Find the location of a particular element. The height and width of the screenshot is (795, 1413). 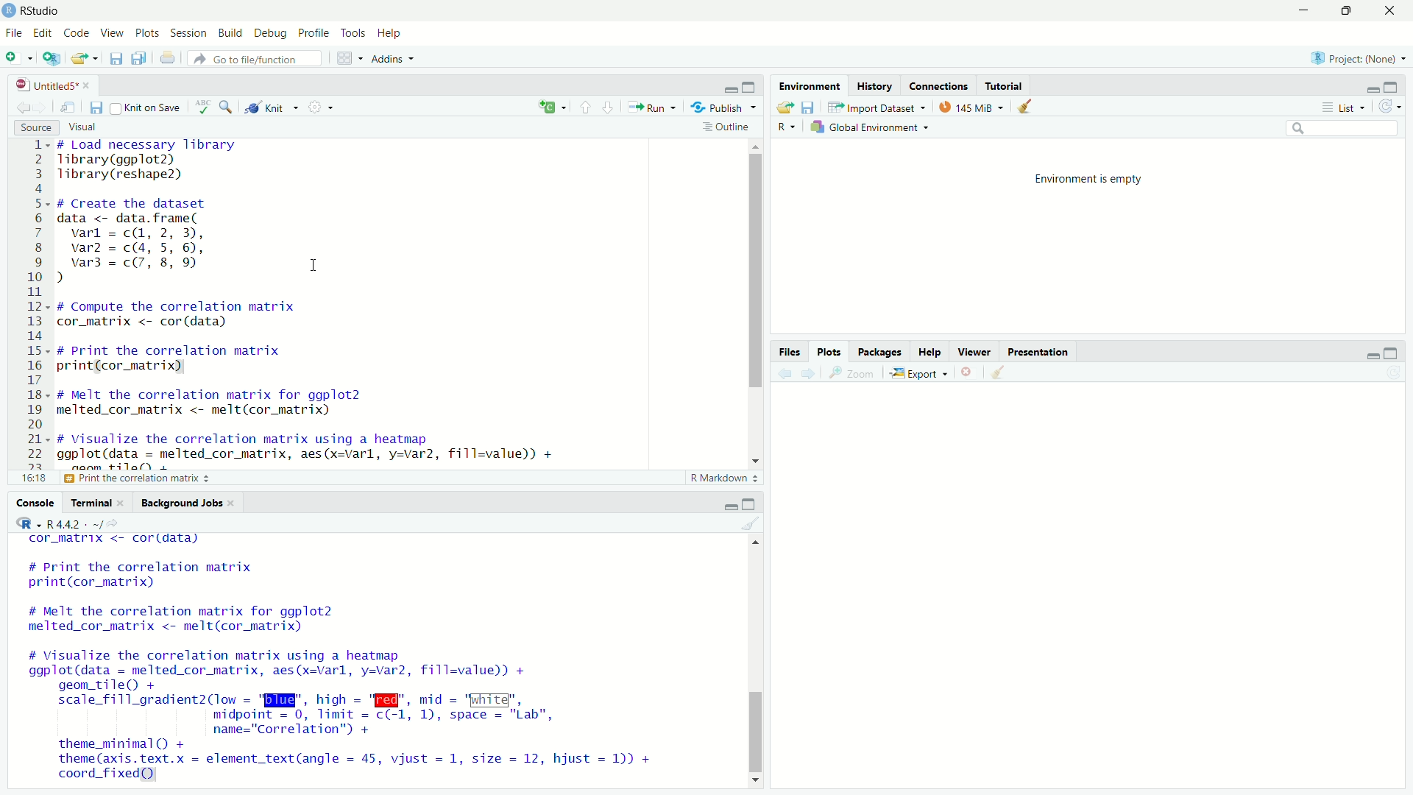

cursor is located at coordinates (314, 264).